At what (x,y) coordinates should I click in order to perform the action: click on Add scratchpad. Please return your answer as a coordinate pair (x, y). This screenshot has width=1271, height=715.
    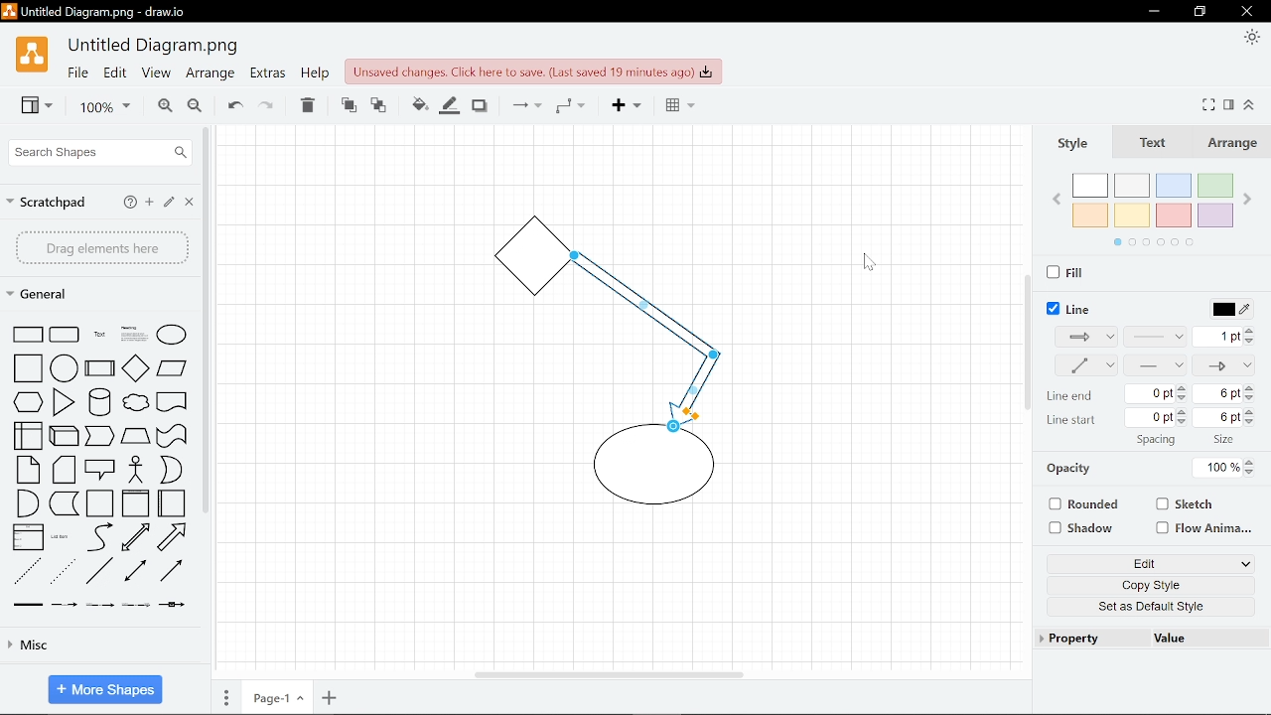
    Looking at the image, I should click on (150, 203).